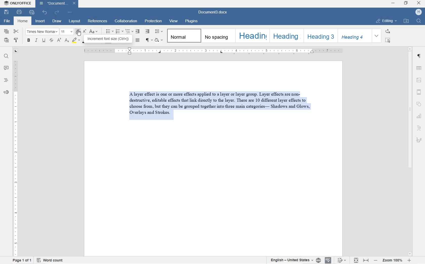 The image size is (425, 264). I want to click on ruler, so click(214, 51).